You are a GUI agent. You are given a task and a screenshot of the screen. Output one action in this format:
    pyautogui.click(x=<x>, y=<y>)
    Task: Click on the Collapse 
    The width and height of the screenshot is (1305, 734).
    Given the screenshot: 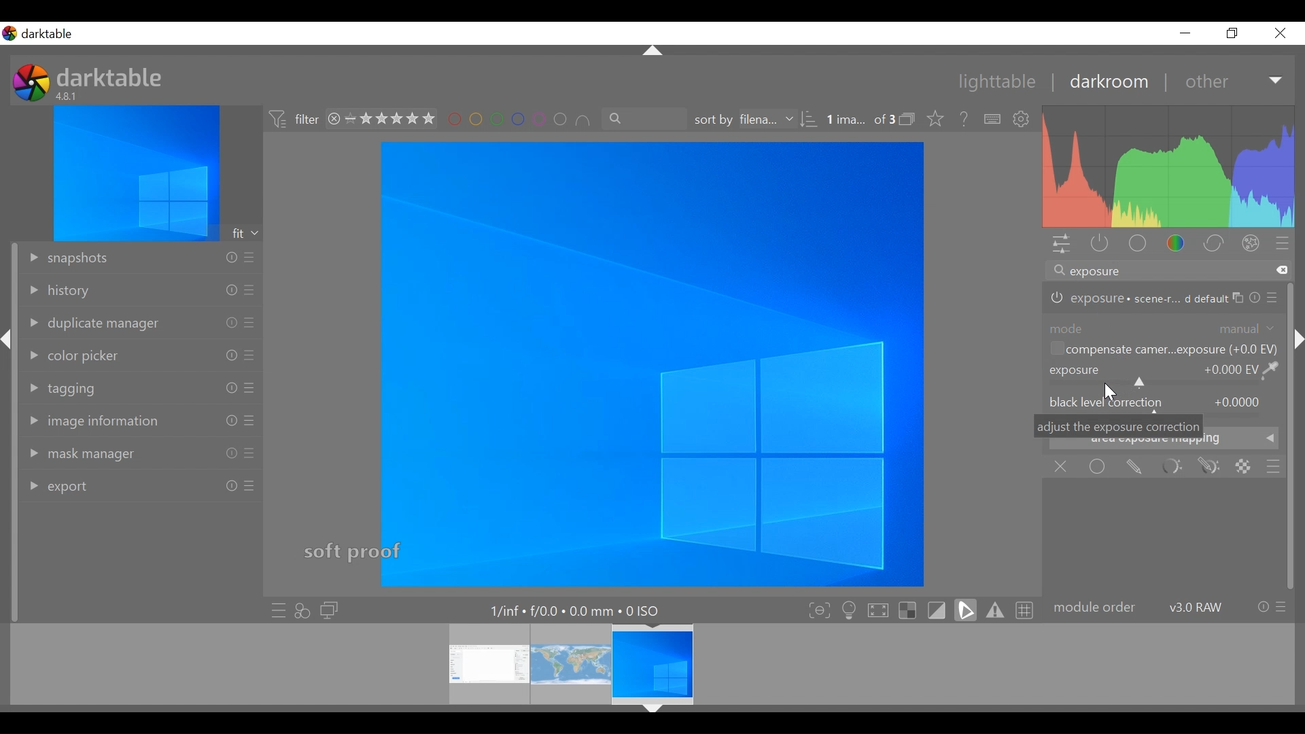 What is the action you would take?
    pyautogui.click(x=654, y=52)
    